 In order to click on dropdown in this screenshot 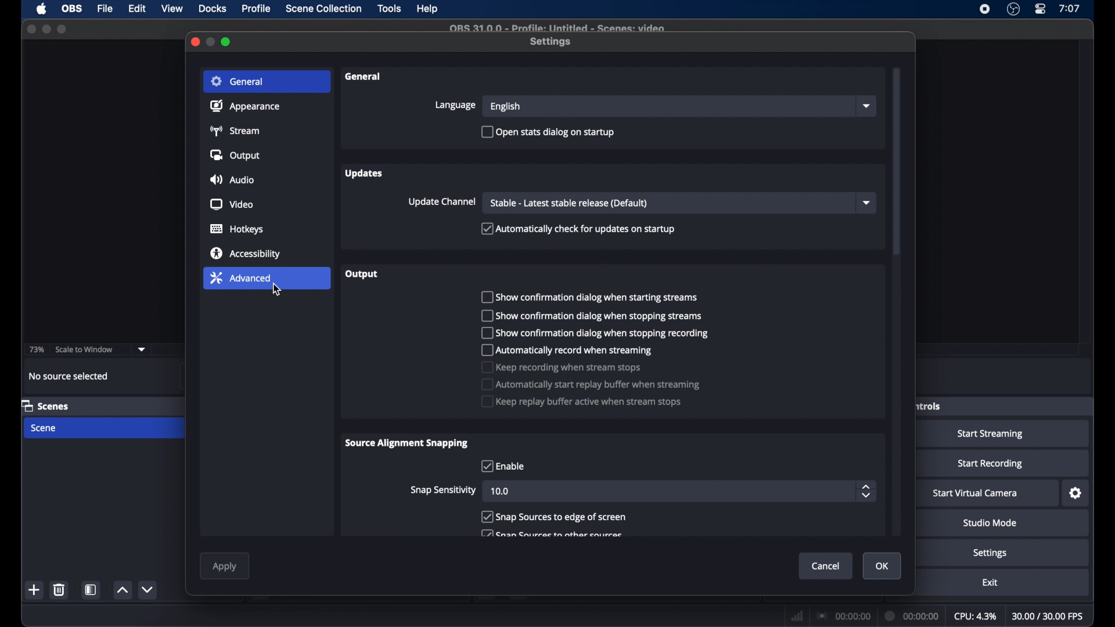, I will do `click(867, 203)`.